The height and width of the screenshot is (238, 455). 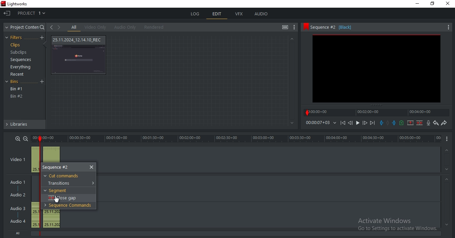 I want to click on Exit, so click(x=7, y=13).